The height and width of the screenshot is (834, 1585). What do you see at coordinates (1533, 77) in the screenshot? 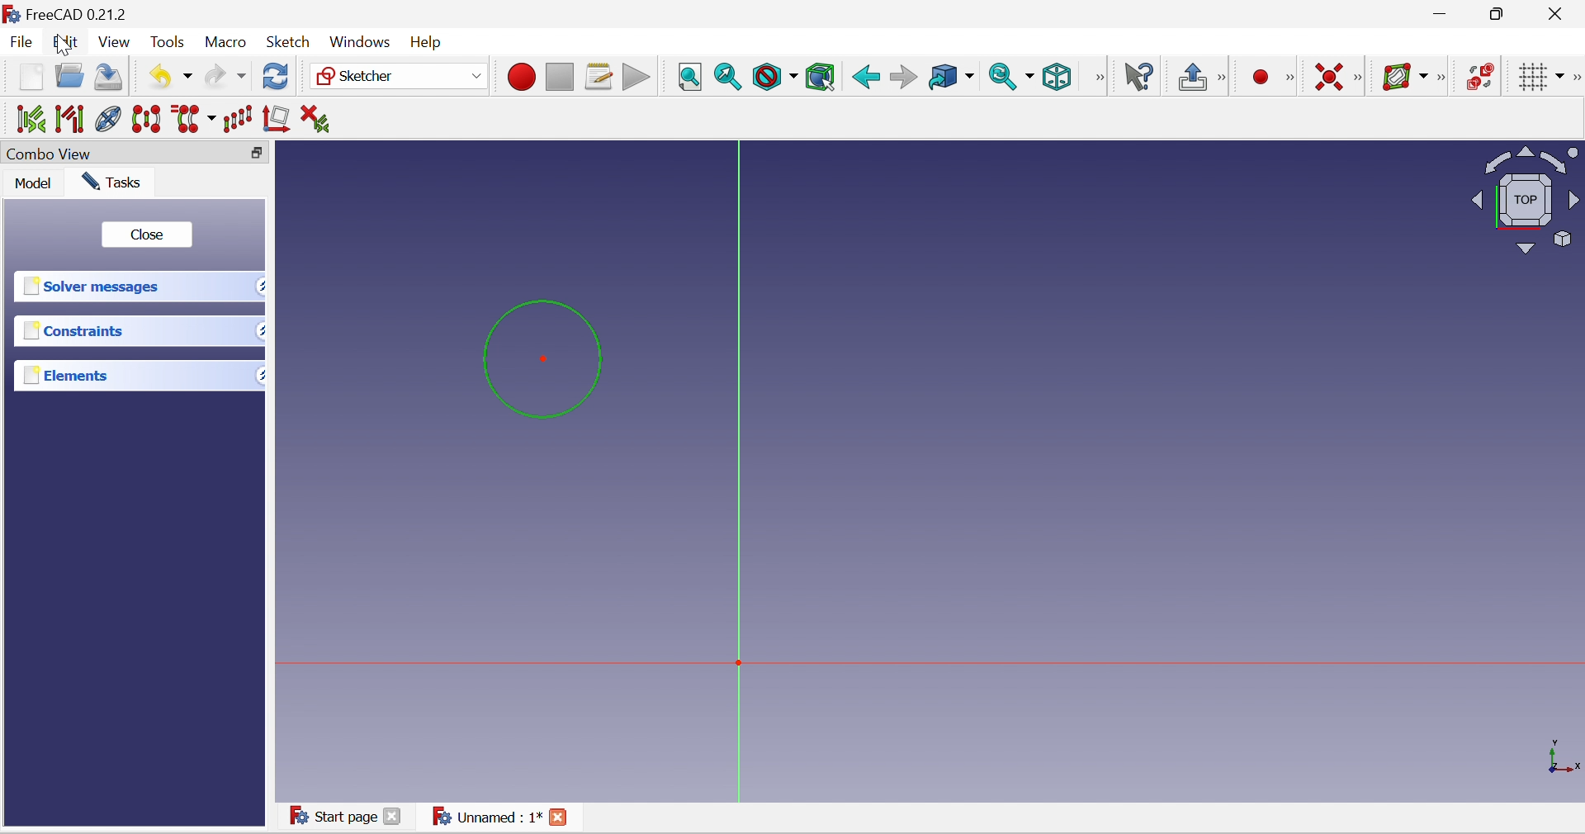
I see `Toggle grid` at bounding box center [1533, 77].